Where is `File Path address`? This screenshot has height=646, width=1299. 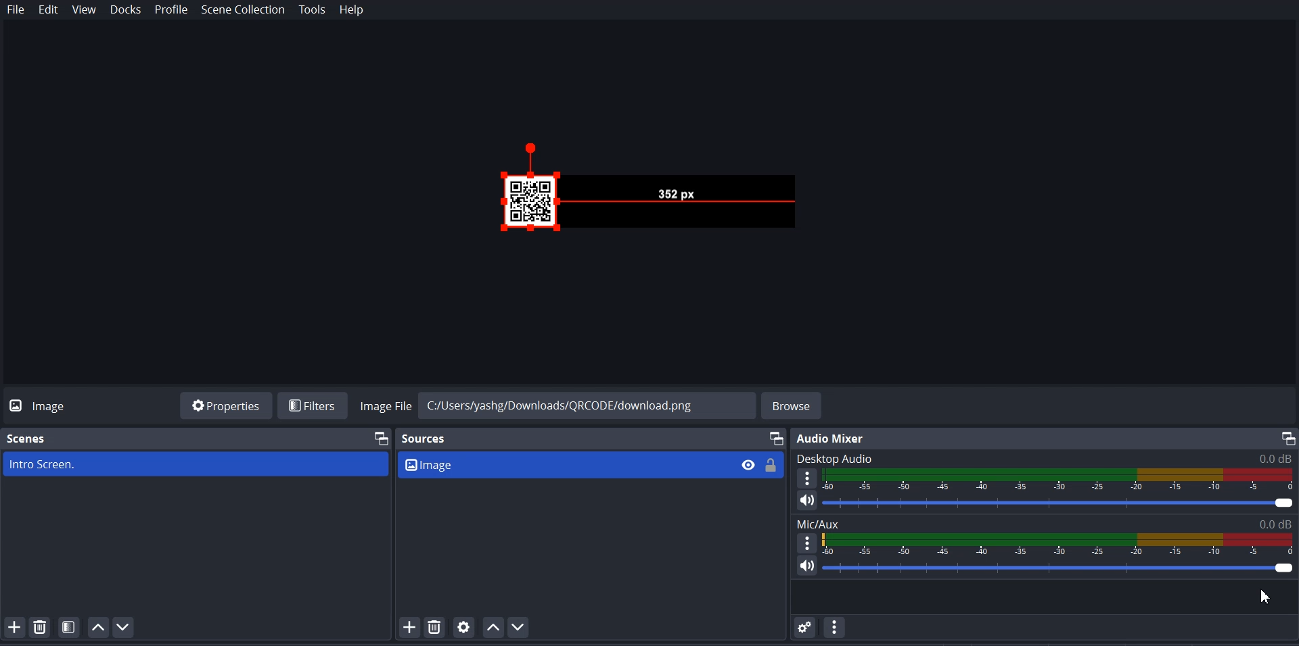 File Path address is located at coordinates (557, 404).